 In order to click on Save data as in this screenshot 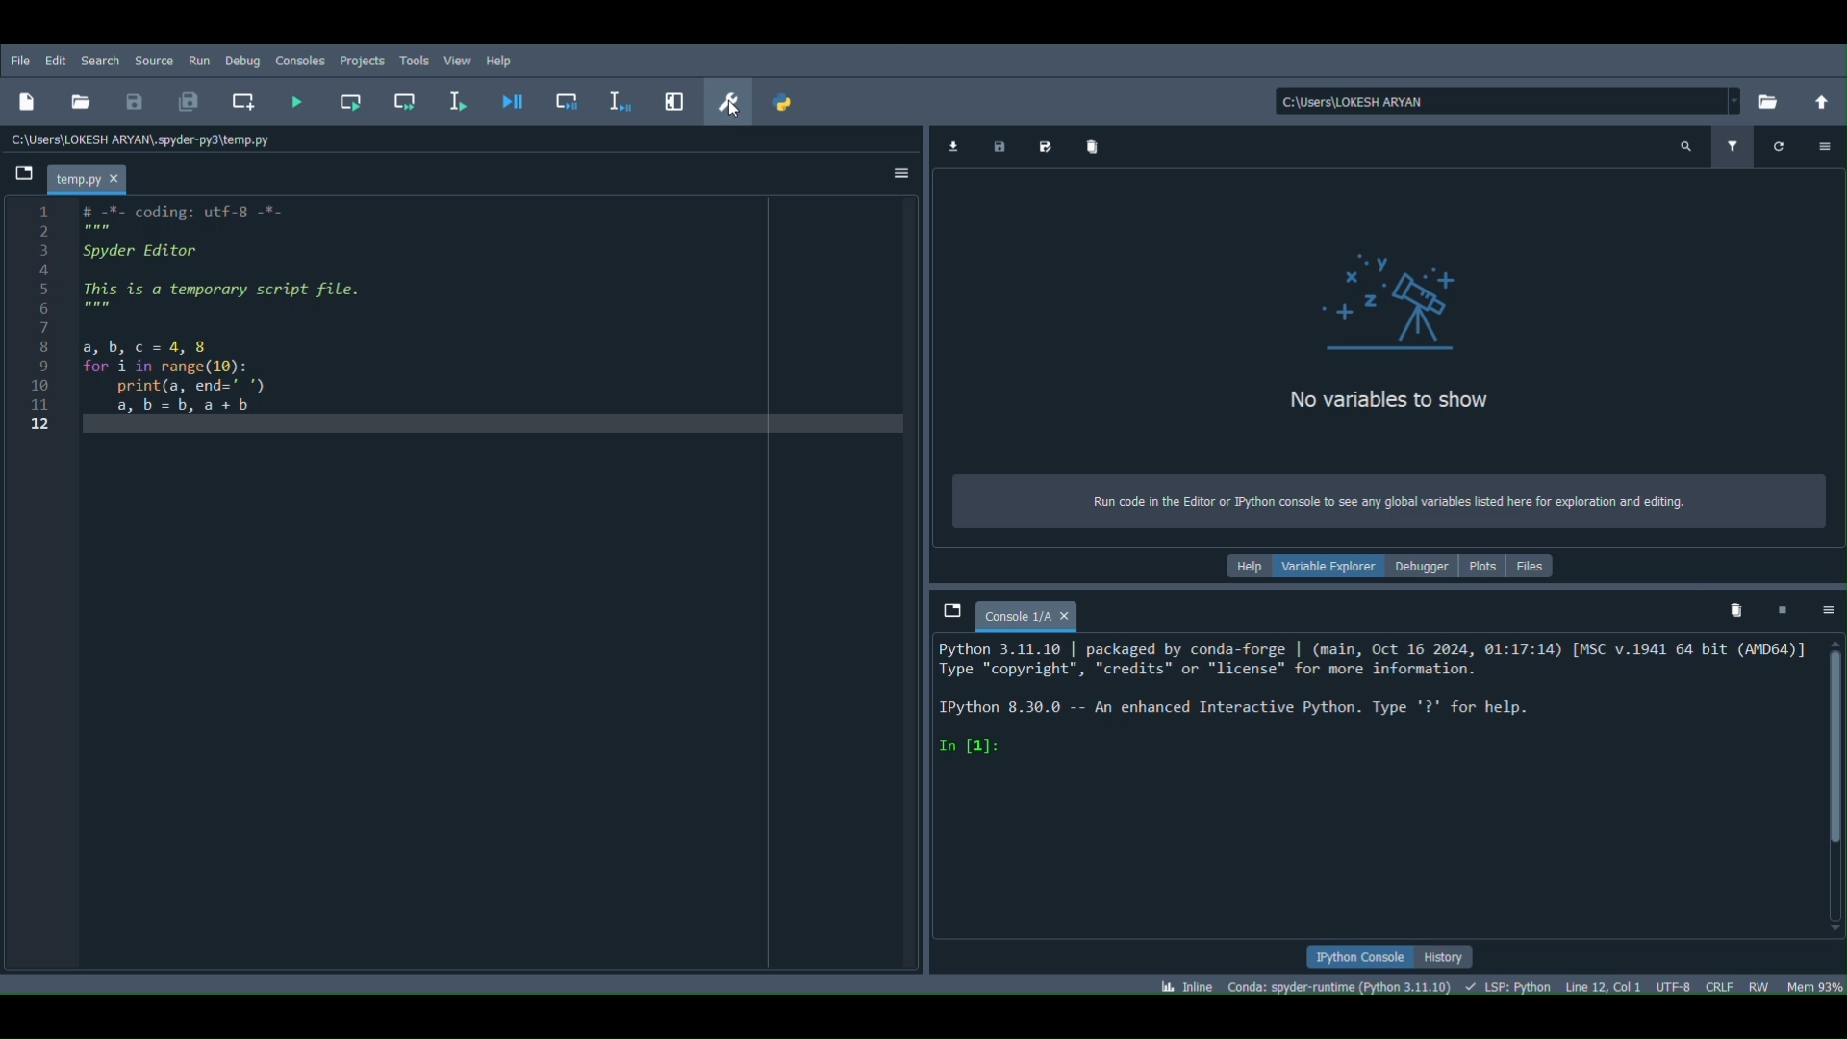, I will do `click(1045, 144)`.